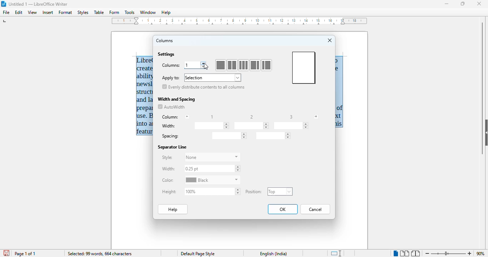 This screenshot has height=257, width=488. Describe the element at coordinates (148, 12) in the screenshot. I see `window` at that location.